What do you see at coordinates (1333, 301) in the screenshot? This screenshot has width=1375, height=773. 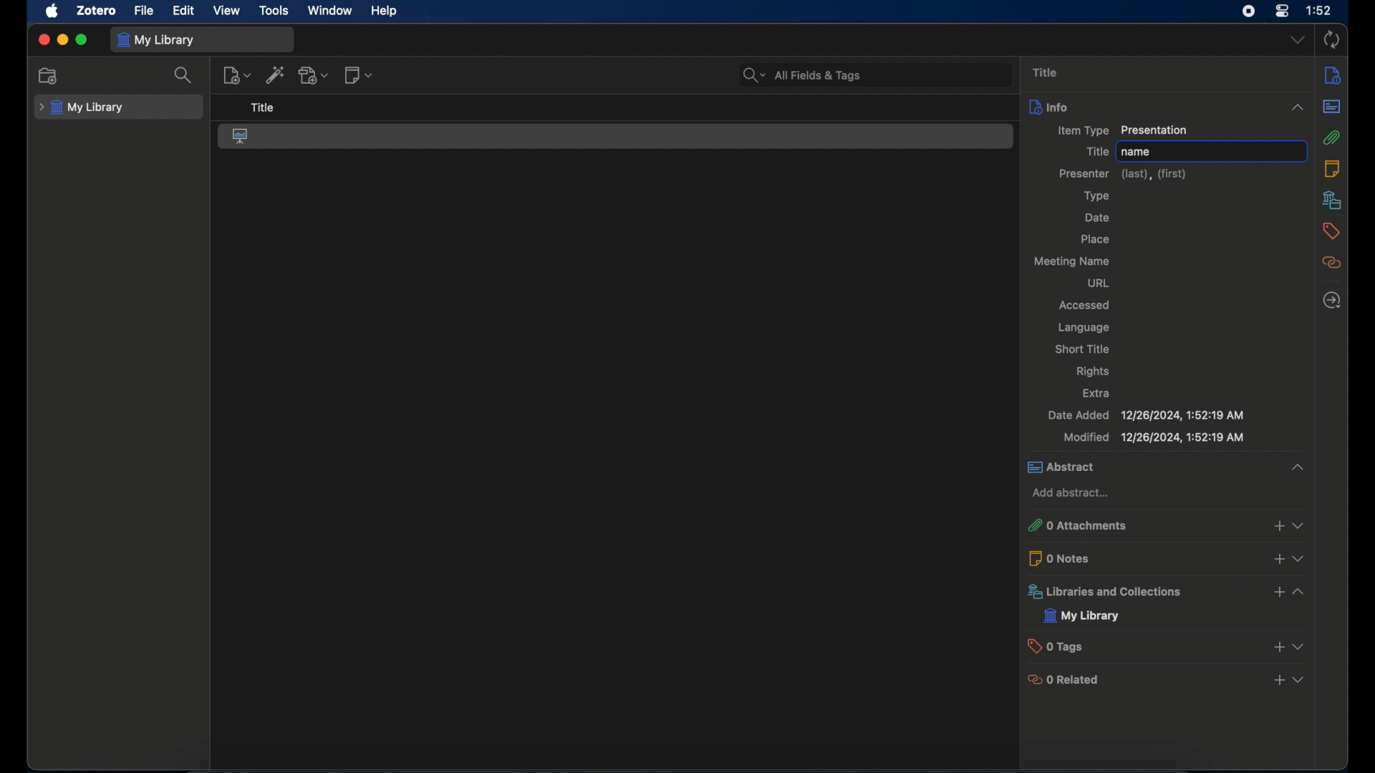 I see `locate` at bounding box center [1333, 301].